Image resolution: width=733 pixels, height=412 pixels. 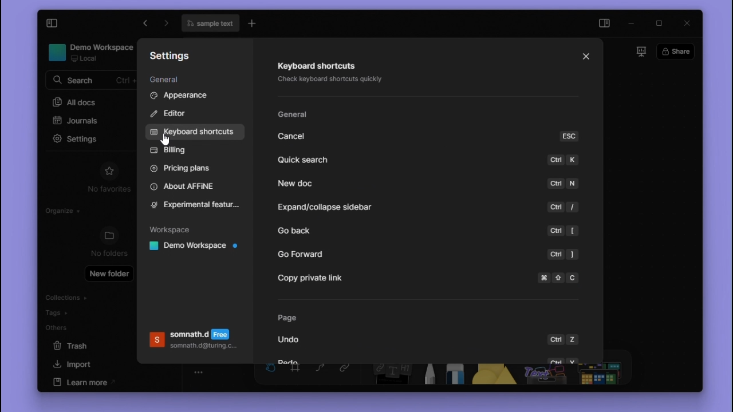 What do you see at coordinates (168, 25) in the screenshot?
I see `go backward` at bounding box center [168, 25].